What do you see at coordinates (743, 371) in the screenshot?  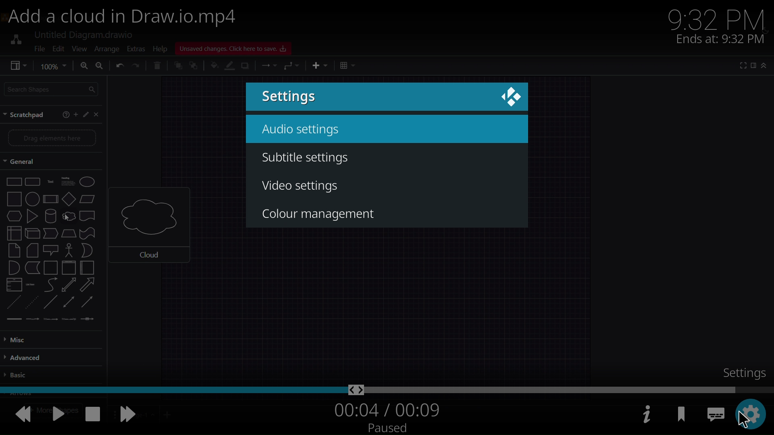 I see `setting` at bounding box center [743, 371].